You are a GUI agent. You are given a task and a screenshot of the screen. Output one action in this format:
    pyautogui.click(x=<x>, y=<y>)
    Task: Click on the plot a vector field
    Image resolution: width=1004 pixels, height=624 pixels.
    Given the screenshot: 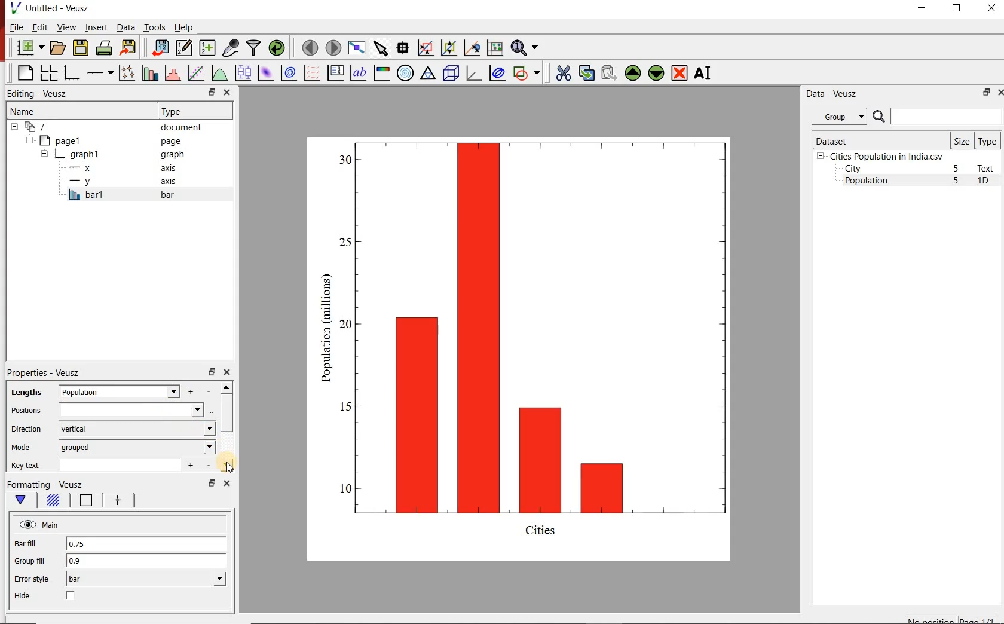 What is the action you would take?
    pyautogui.click(x=311, y=72)
    